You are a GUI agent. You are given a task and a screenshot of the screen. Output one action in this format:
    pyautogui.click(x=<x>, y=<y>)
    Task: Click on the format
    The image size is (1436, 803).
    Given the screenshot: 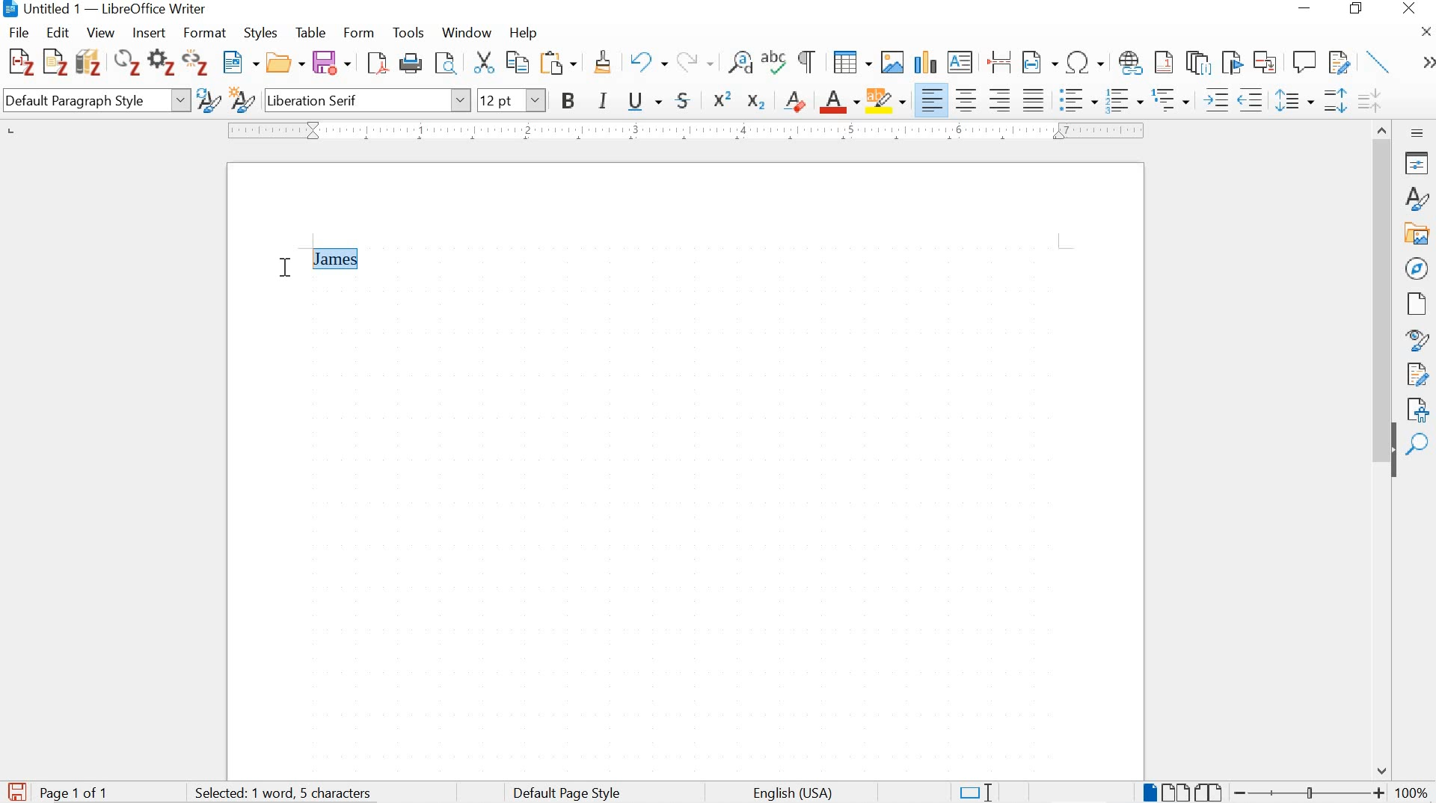 What is the action you would take?
    pyautogui.click(x=206, y=34)
    